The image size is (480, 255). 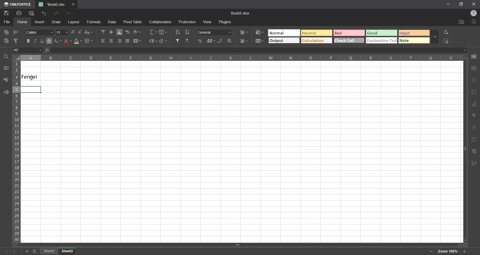 What do you see at coordinates (231, 41) in the screenshot?
I see `increase decimal` at bounding box center [231, 41].